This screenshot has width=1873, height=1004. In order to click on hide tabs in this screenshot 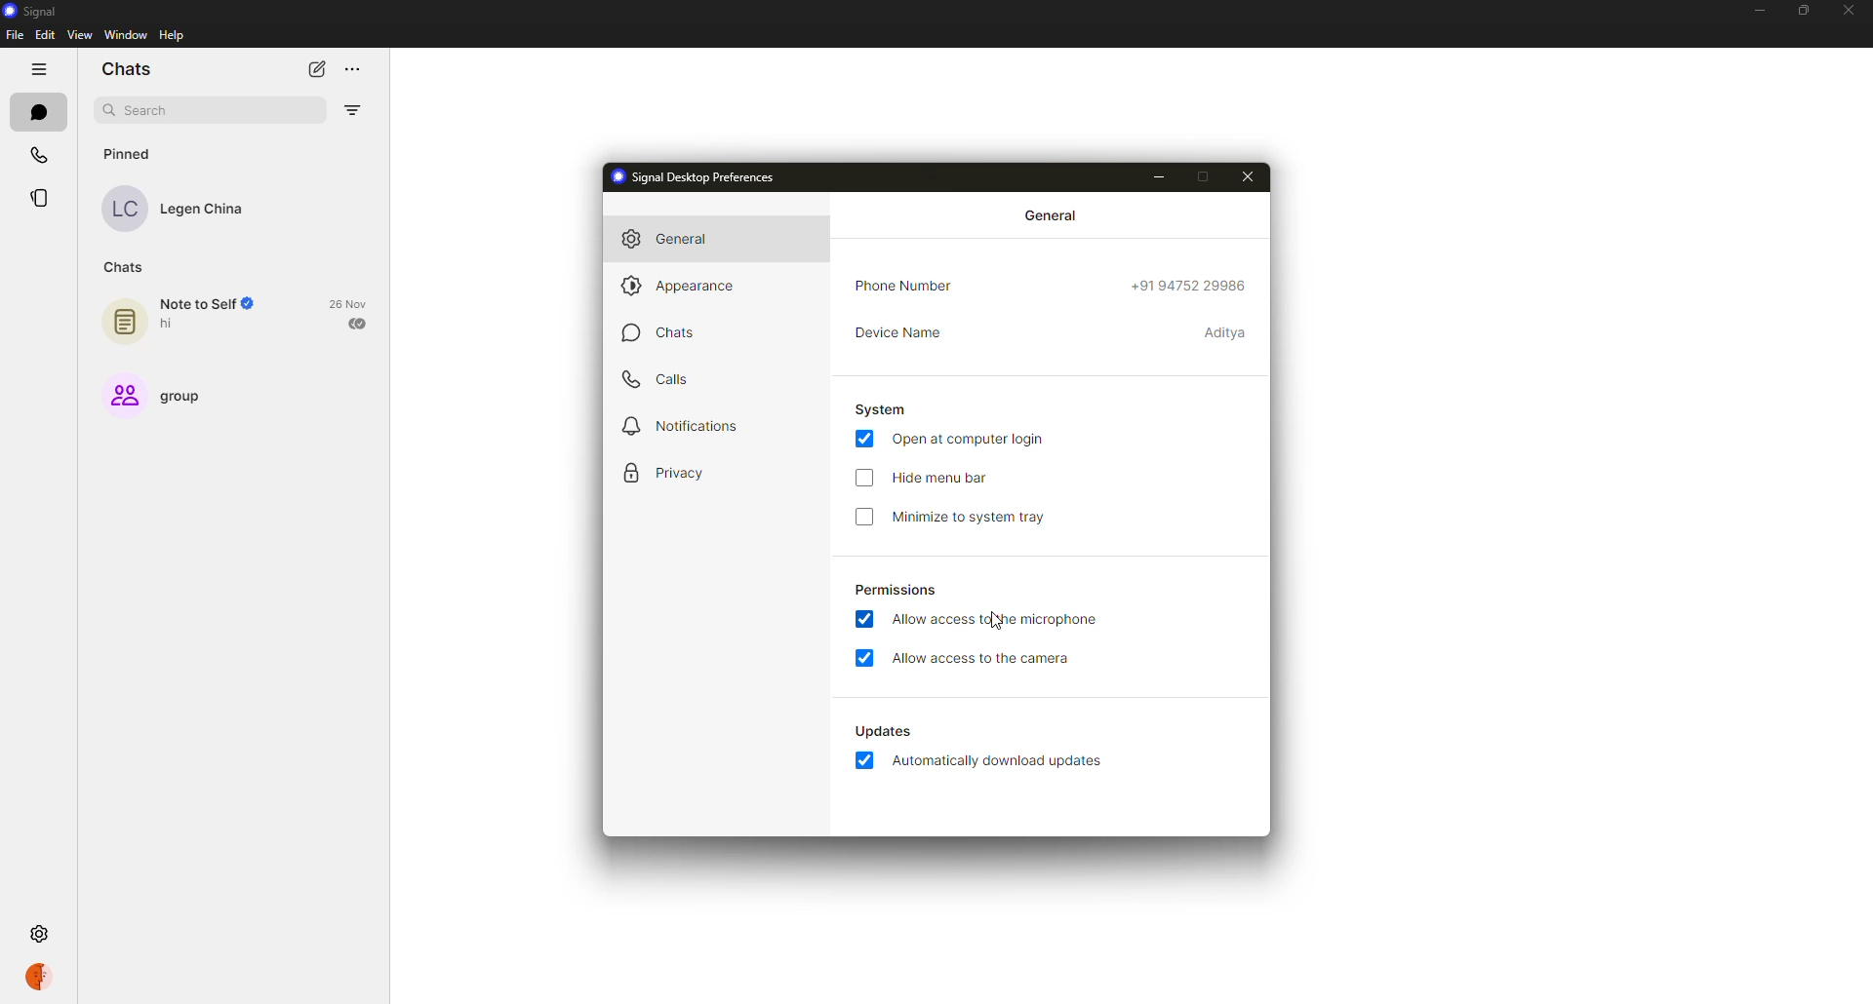, I will do `click(42, 67)`.